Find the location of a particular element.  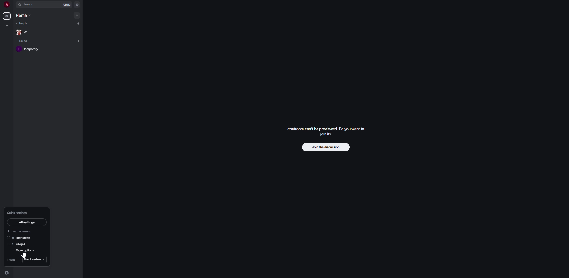

navigator is located at coordinates (77, 4).